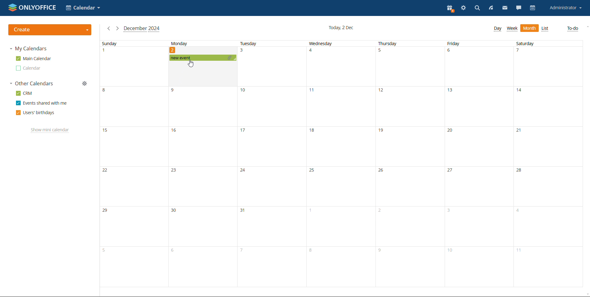 Image resolution: width=590 pixels, height=297 pixels. Describe the element at coordinates (104, 250) in the screenshot. I see `5` at that location.